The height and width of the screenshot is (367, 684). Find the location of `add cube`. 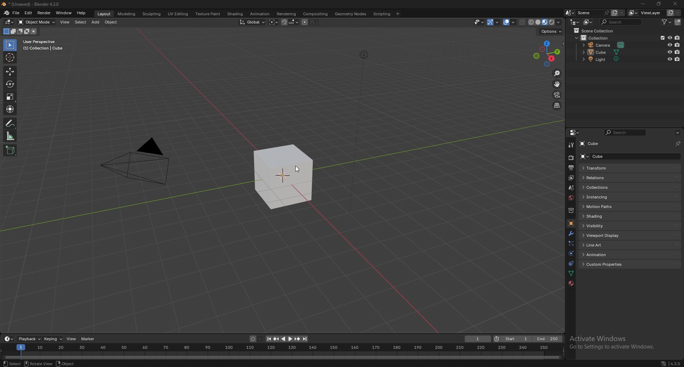

add cube is located at coordinates (10, 150).